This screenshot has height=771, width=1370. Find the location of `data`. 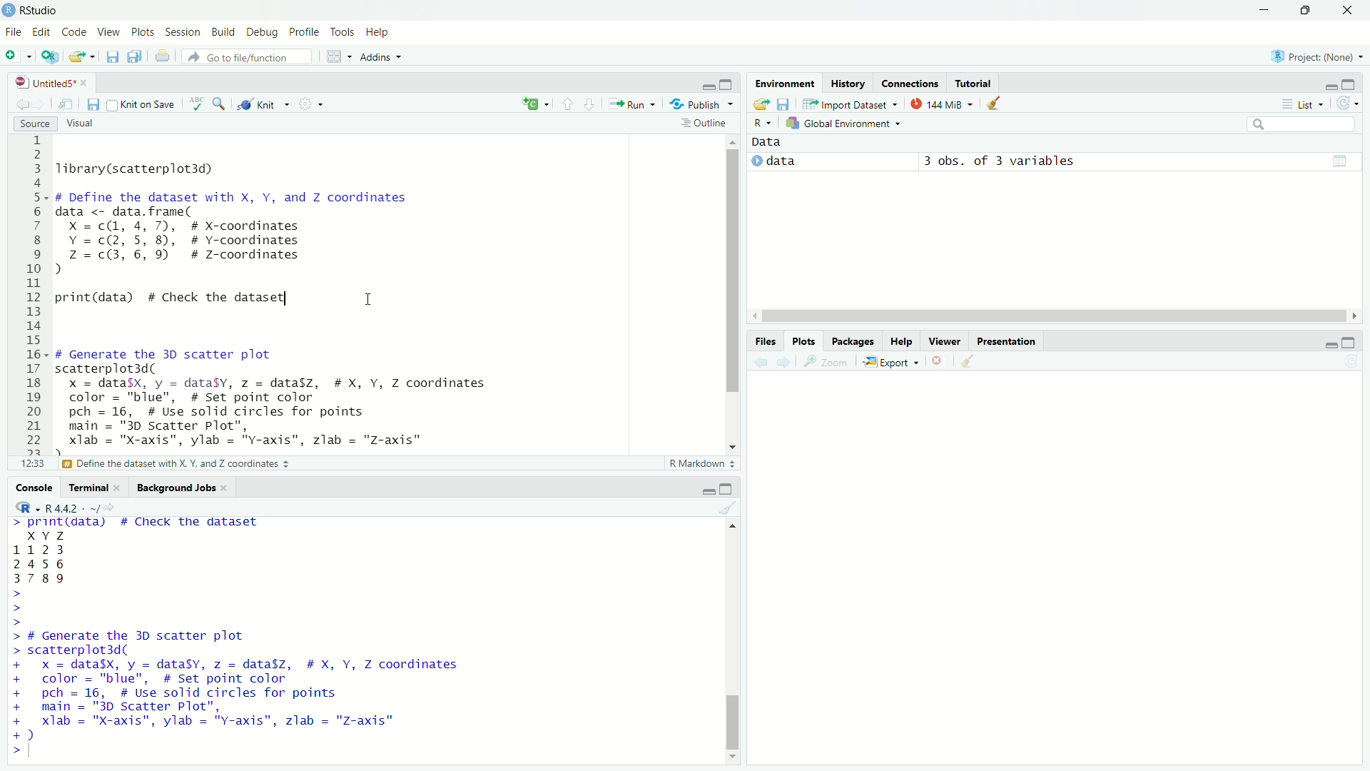

data is located at coordinates (786, 163).